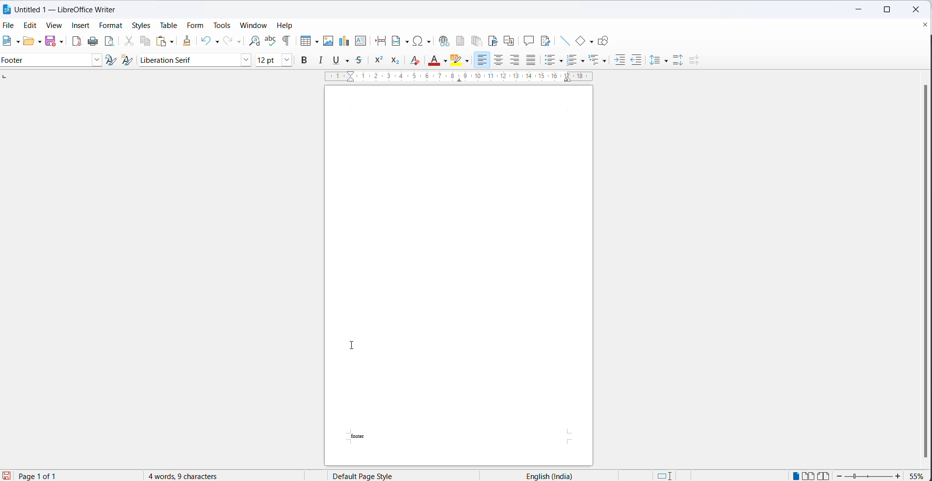 The image size is (932, 481). Describe the element at coordinates (172, 42) in the screenshot. I see `paste options ` at that location.